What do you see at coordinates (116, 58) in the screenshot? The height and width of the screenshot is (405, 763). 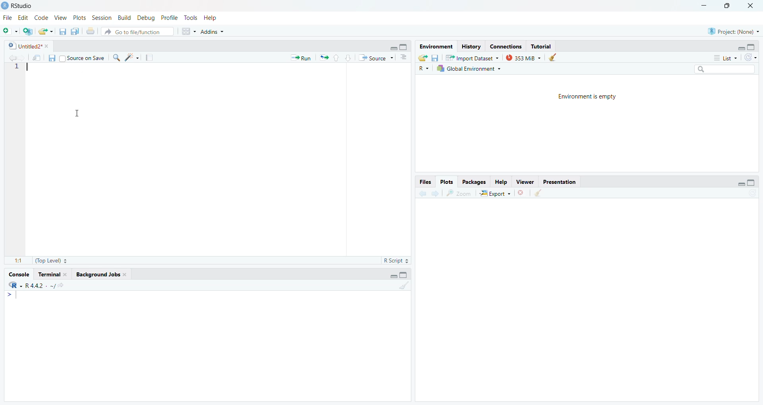 I see `find/replace` at bounding box center [116, 58].